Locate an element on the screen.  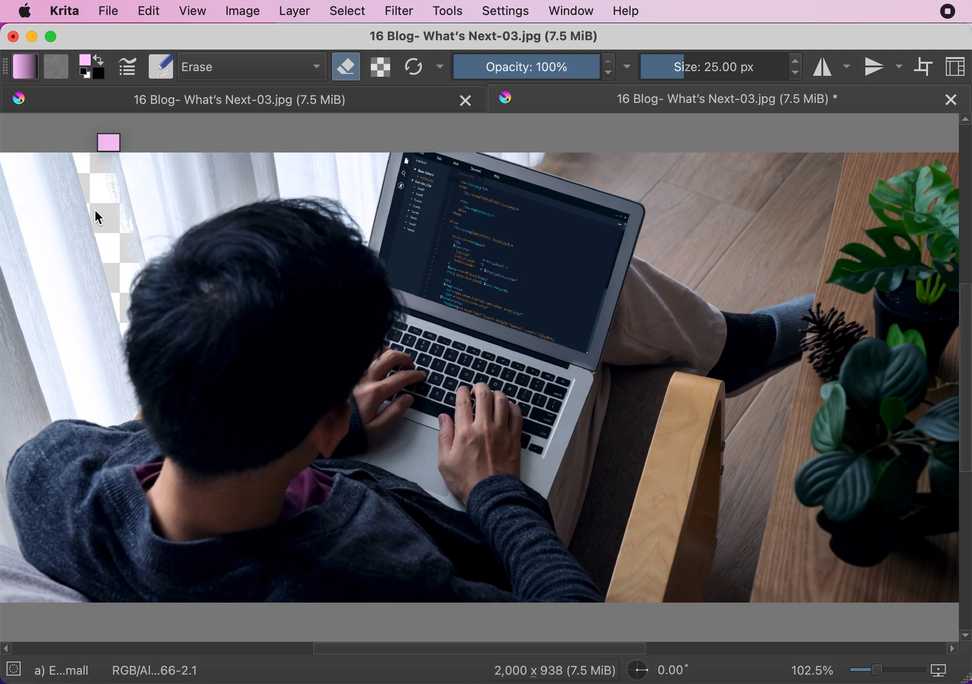
102.5% is located at coordinates (813, 669).